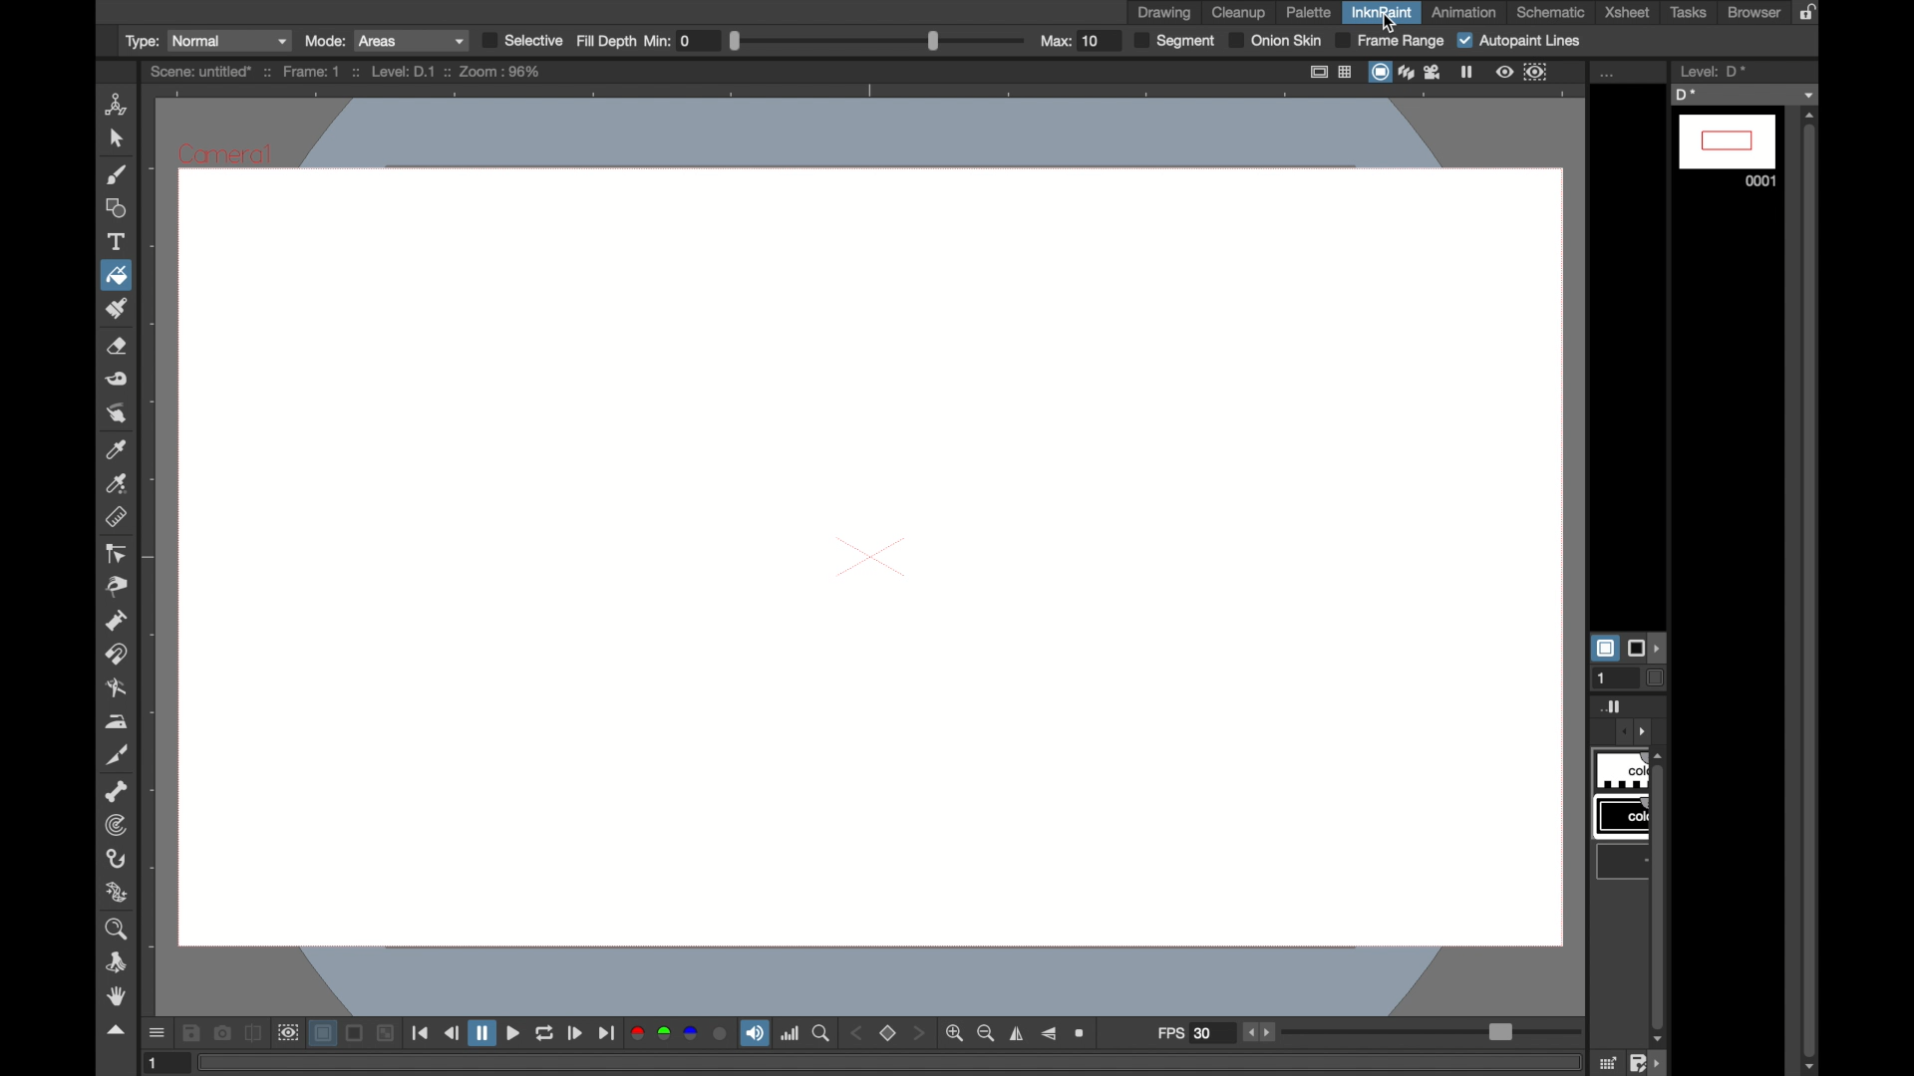 This screenshot has width=1914, height=1076. Describe the element at coordinates (118, 1031) in the screenshot. I see `drag handle` at that location.